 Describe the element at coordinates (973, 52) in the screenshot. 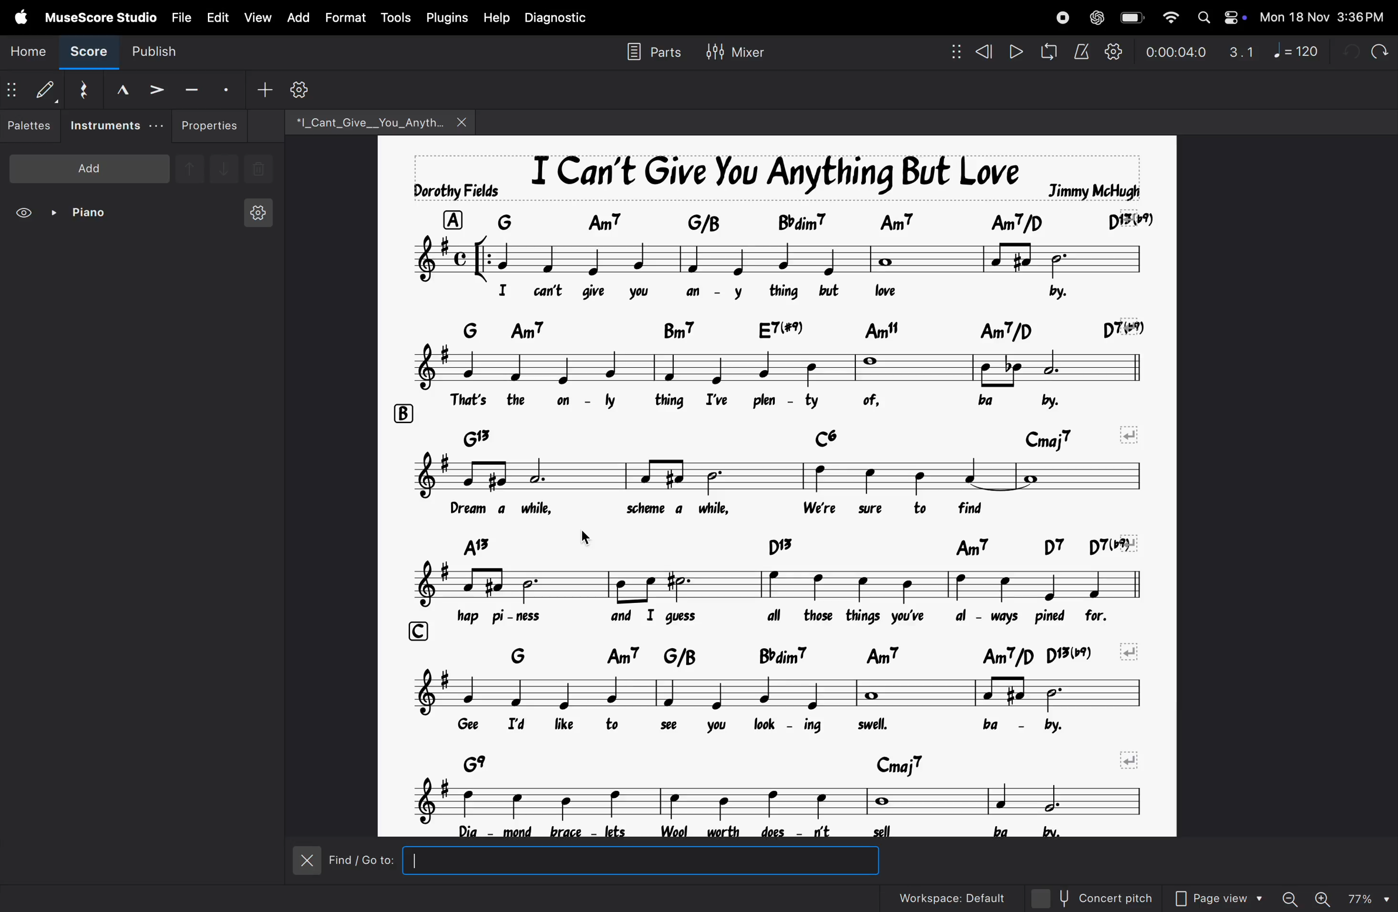

I see `rewind` at that location.